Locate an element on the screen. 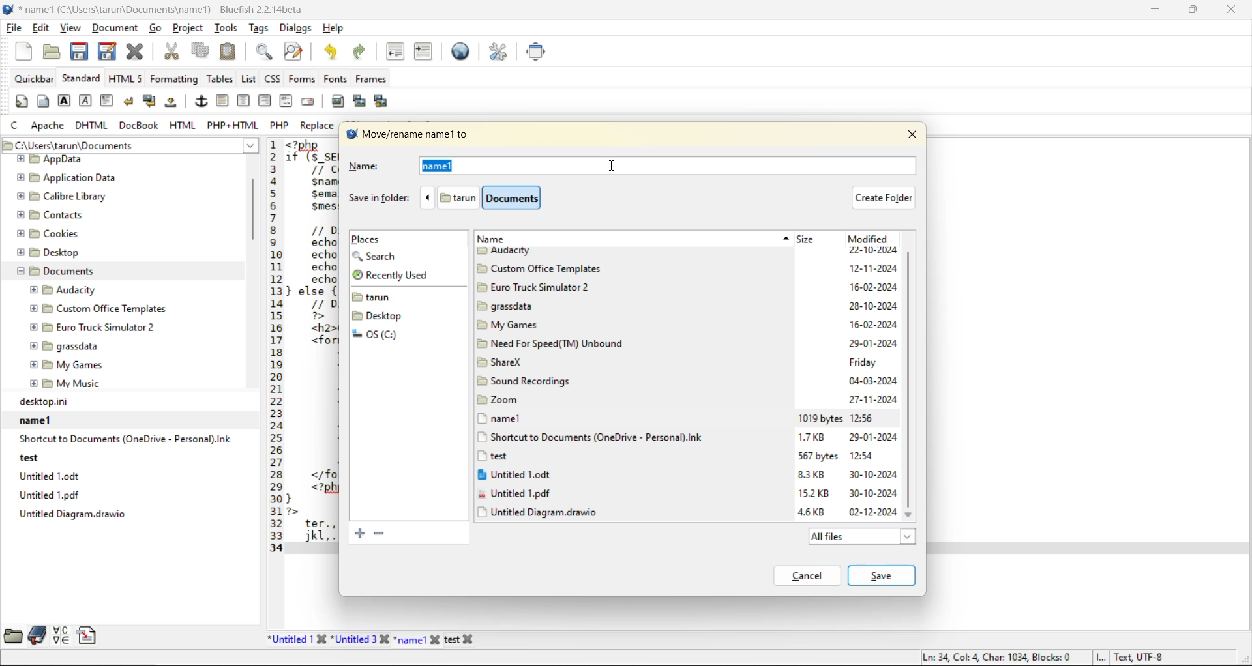 The image size is (1252, 666). code editor is located at coordinates (301, 346).